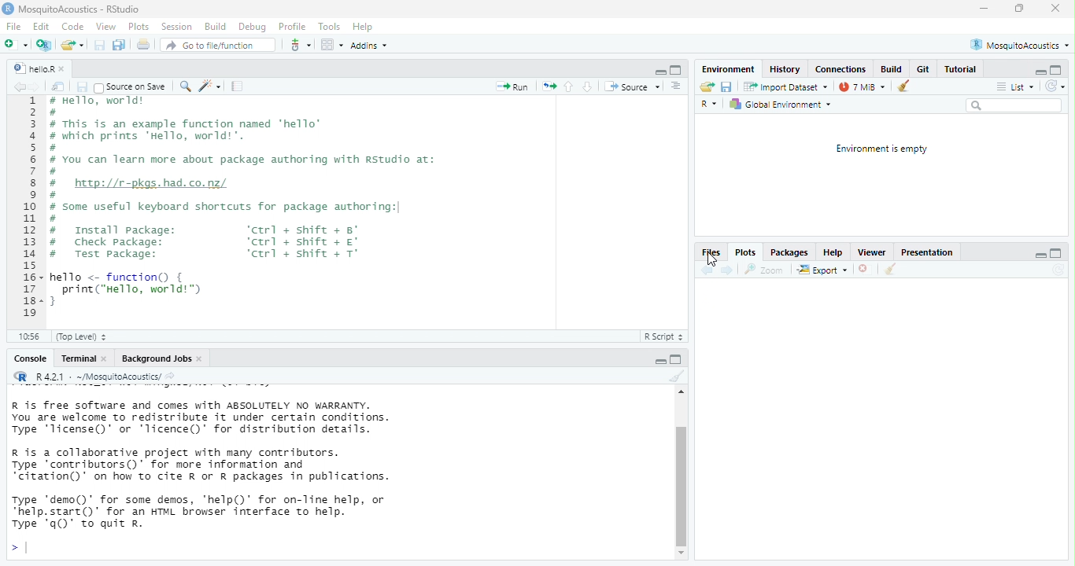  I want to click on +
2
3
4
5
6
7
8
9

10
11
12
13
14
15
16
17
18
19, so click(27, 211).